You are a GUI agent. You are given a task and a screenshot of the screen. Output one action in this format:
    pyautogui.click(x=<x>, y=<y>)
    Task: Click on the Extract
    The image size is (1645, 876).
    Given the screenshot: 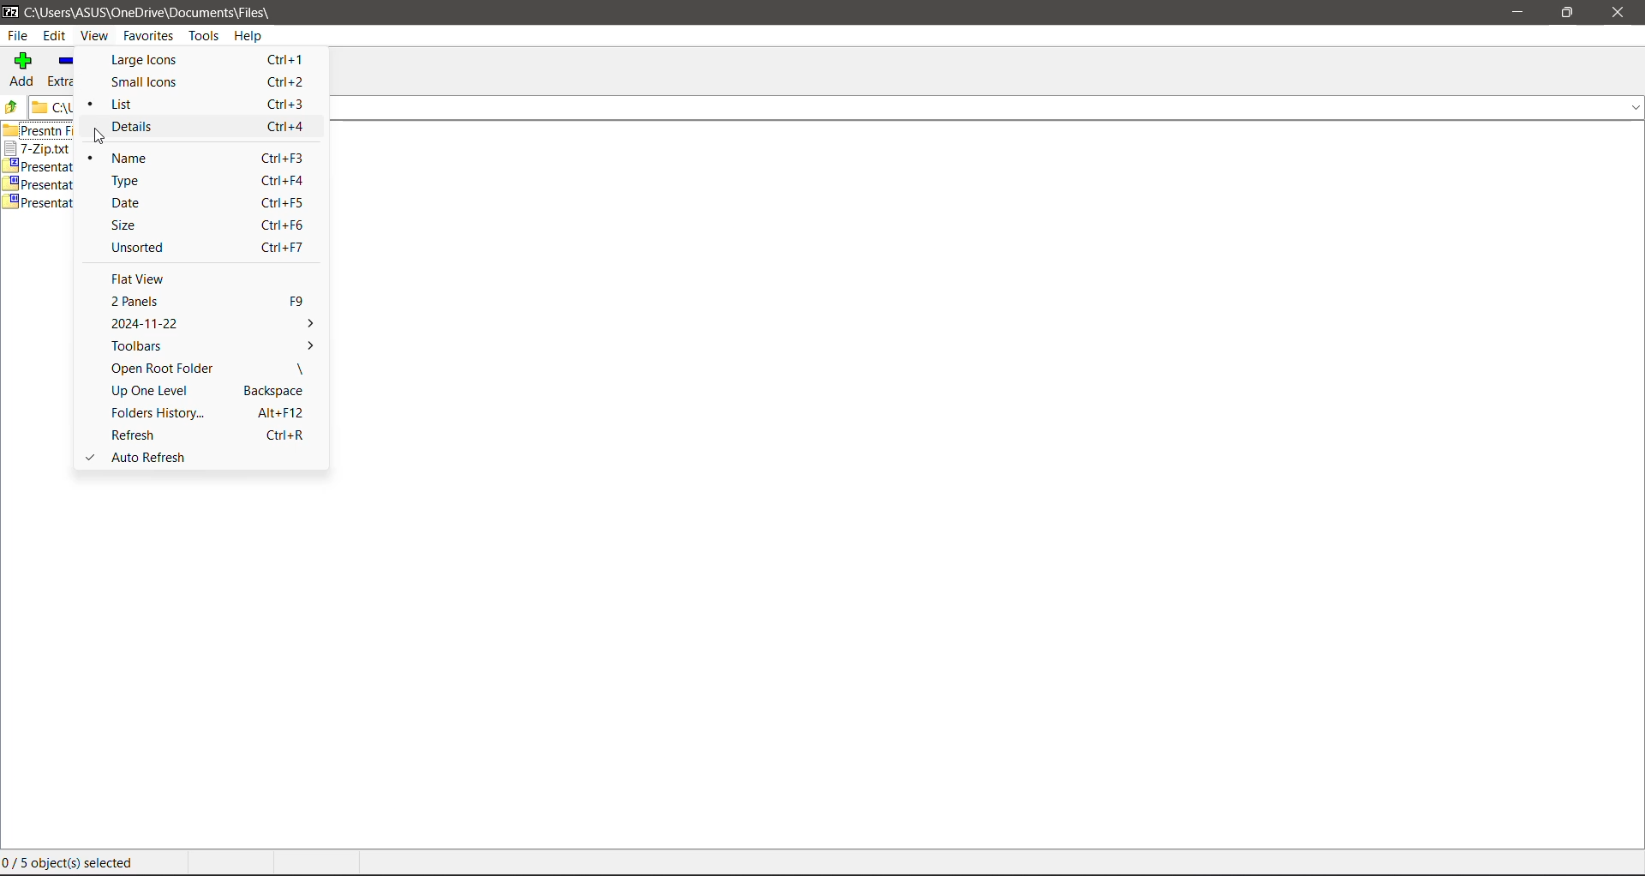 What is the action you would take?
    pyautogui.click(x=68, y=71)
    